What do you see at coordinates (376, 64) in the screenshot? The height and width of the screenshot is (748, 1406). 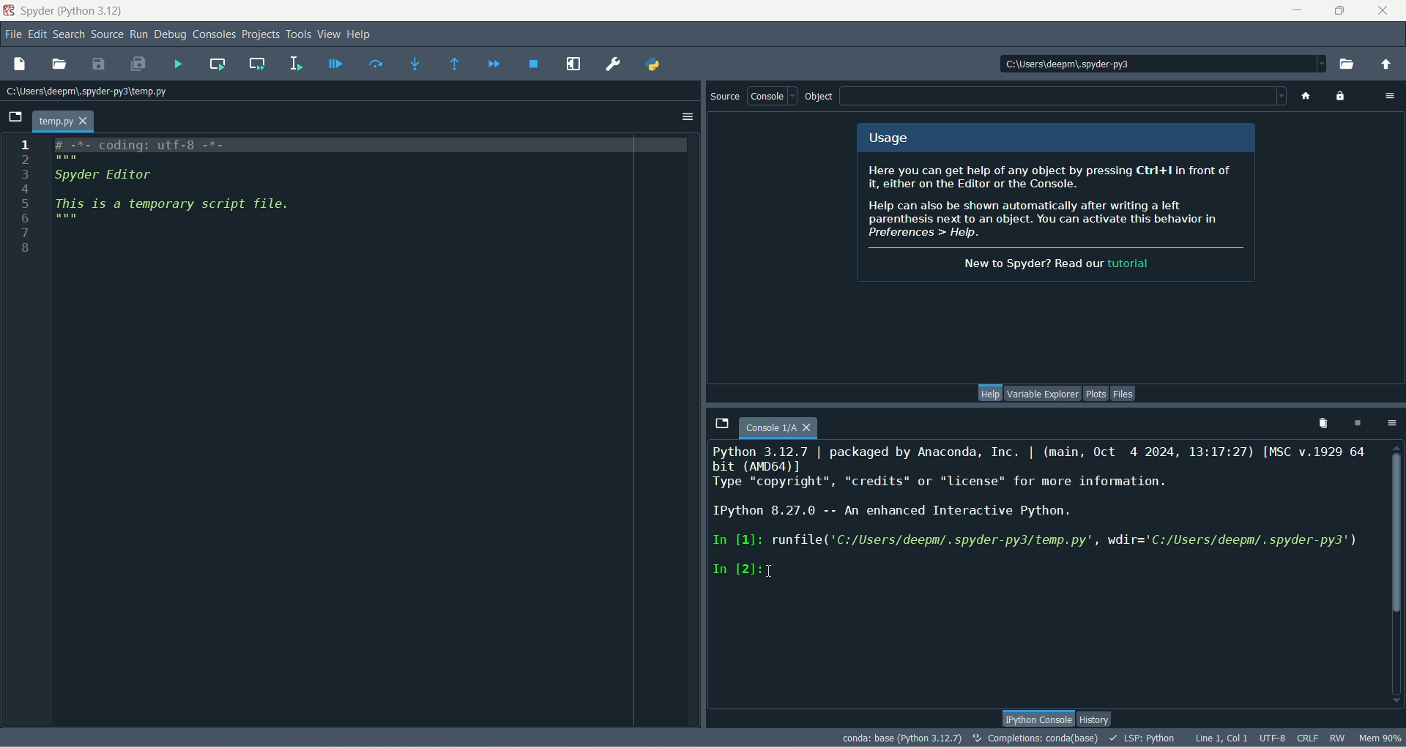 I see `run current line` at bounding box center [376, 64].